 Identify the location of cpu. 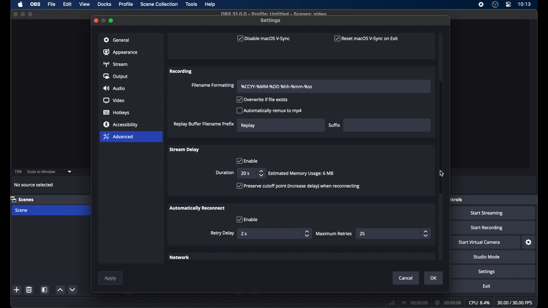
(479, 303).